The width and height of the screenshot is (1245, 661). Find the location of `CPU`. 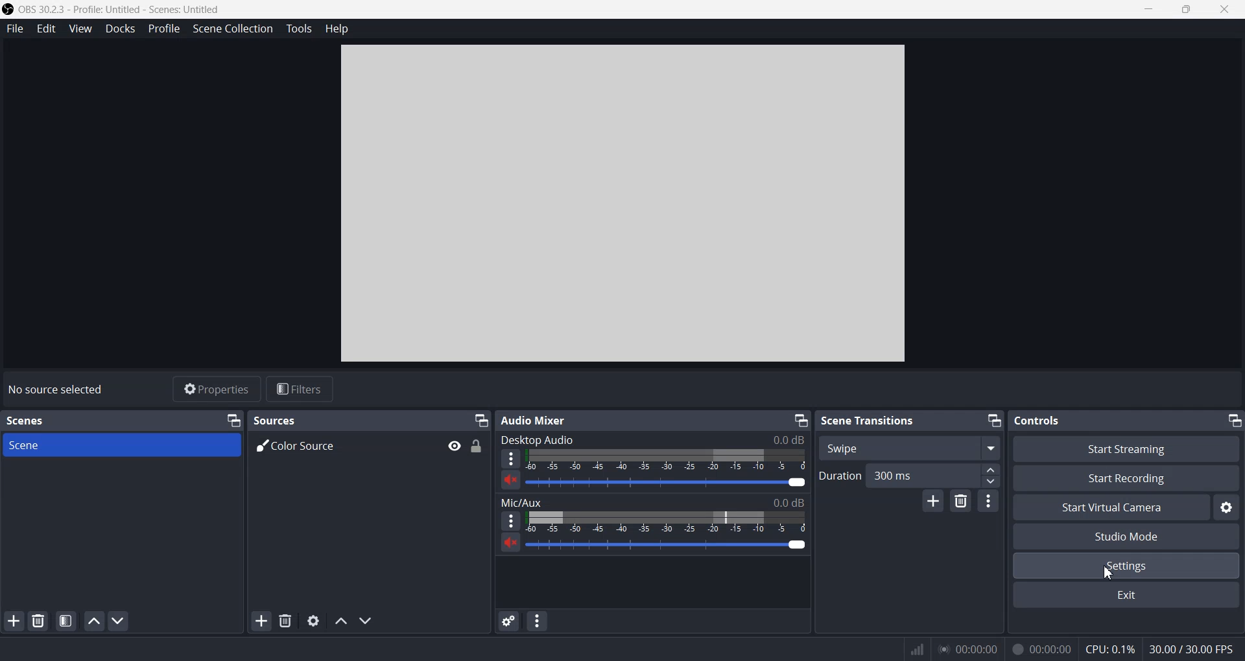

CPU is located at coordinates (1111, 650).